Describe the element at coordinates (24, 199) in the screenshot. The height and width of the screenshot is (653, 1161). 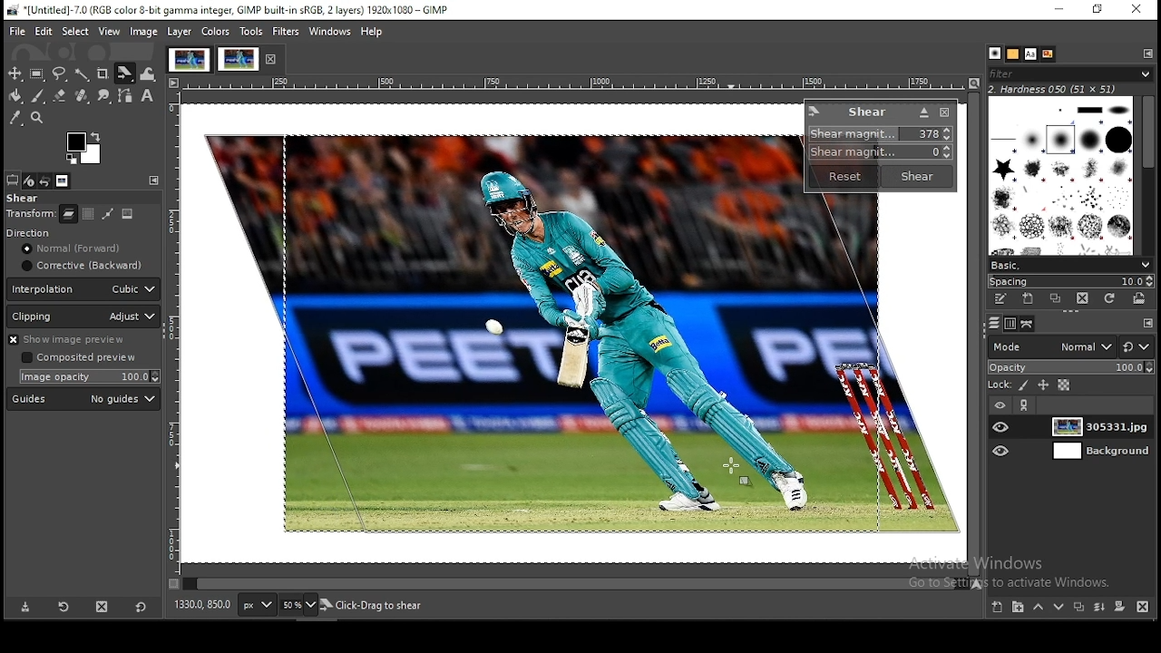
I see `shear` at that location.